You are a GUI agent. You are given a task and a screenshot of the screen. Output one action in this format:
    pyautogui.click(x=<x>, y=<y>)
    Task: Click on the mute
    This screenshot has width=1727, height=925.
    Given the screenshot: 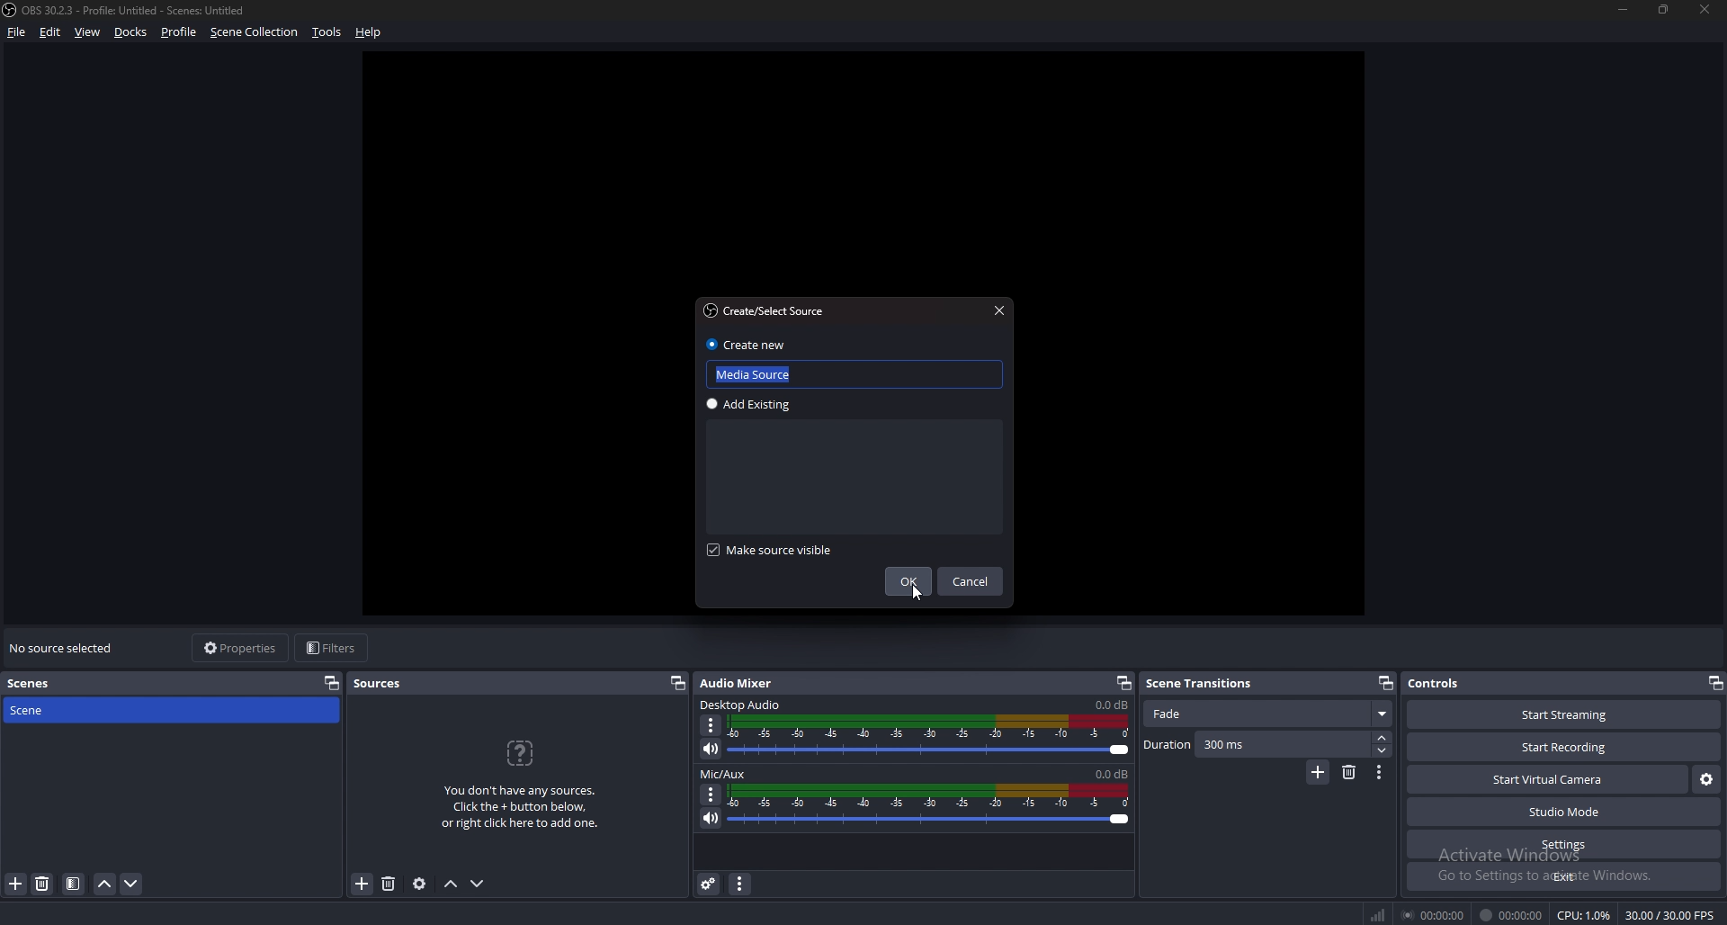 What is the action you would take?
    pyautogui.click(x=711, y=818)
    